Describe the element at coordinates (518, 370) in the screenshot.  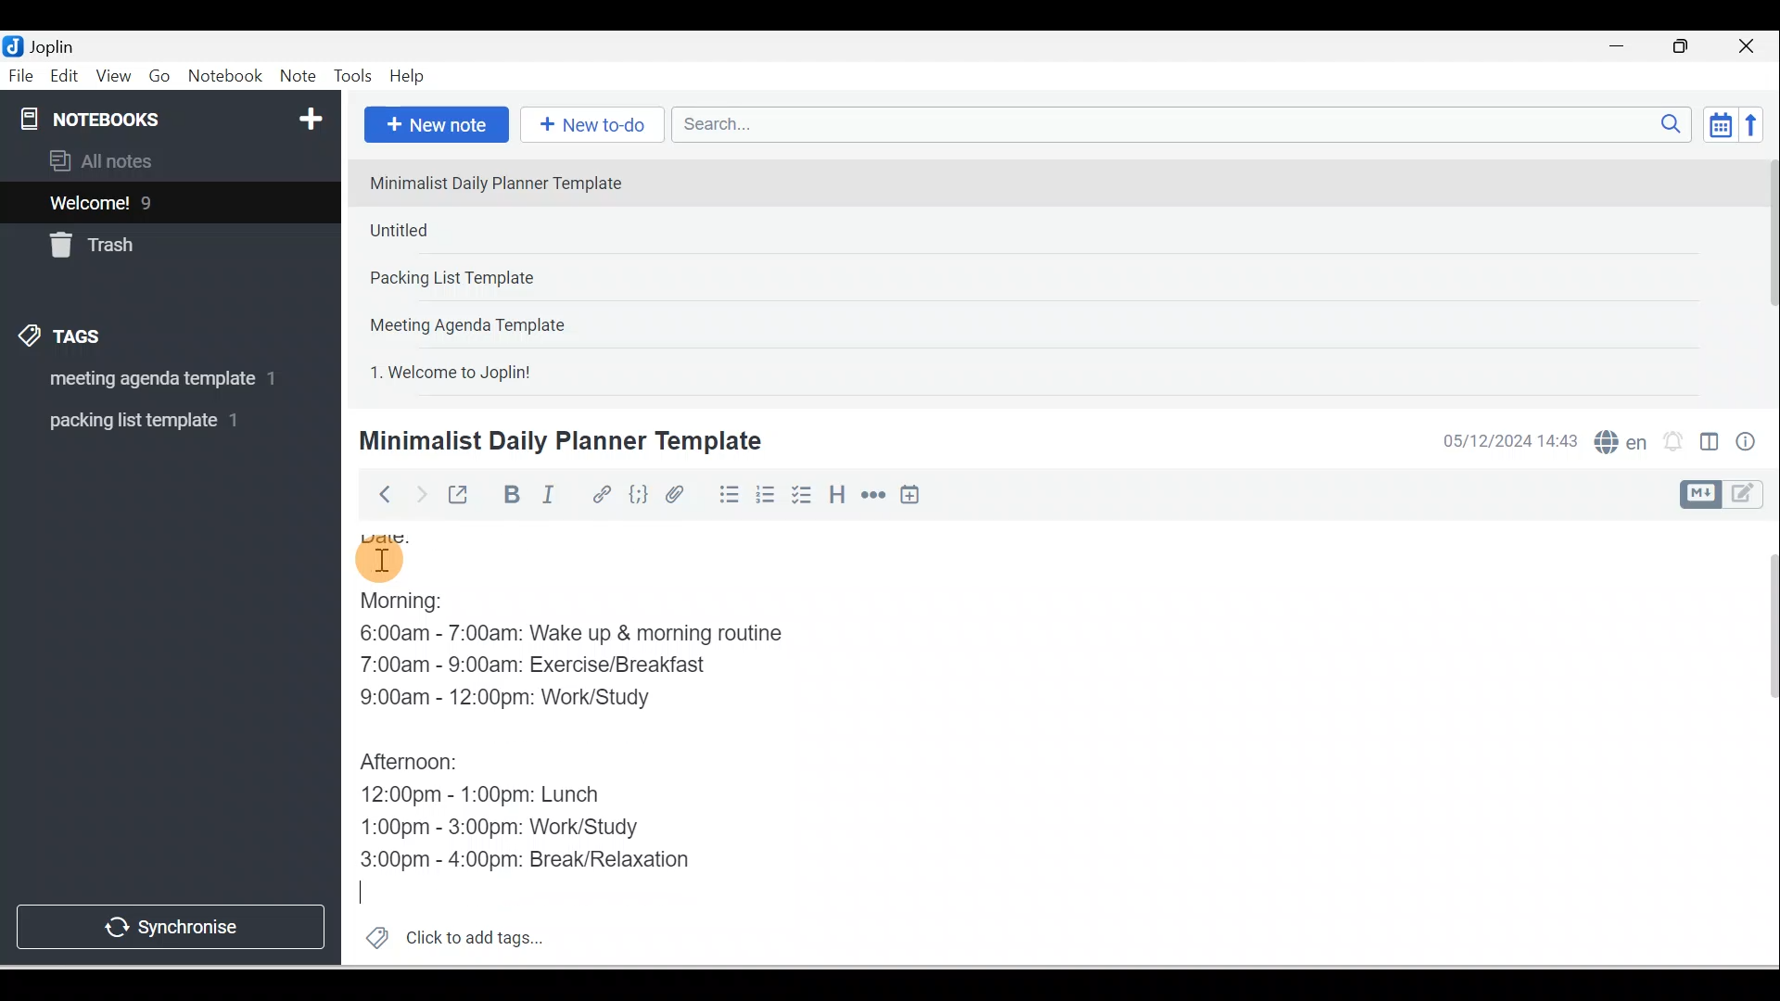
I see `Note 5` at that location.